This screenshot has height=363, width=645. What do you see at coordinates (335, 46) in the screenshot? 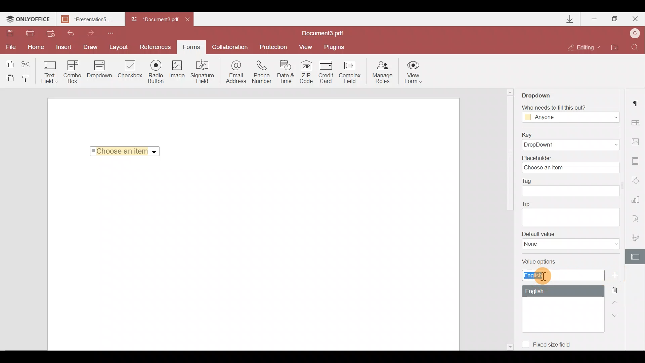
I see `Plugins` at bounding box center [335, 46].